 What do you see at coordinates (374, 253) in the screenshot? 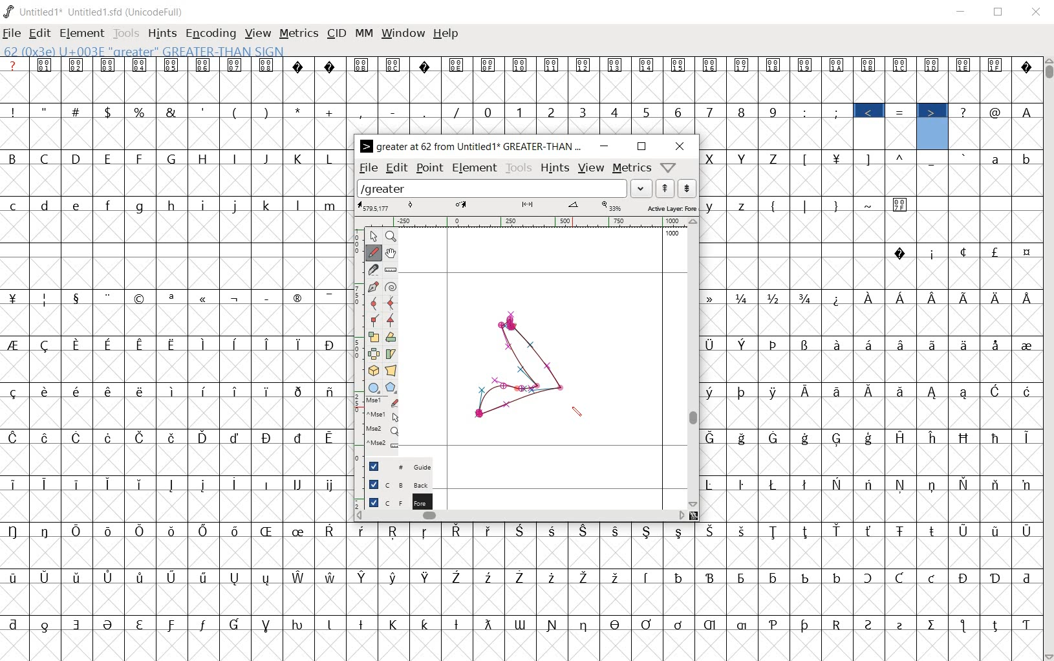
I see `draw a freehand curve` at bounding box center [374, 253].